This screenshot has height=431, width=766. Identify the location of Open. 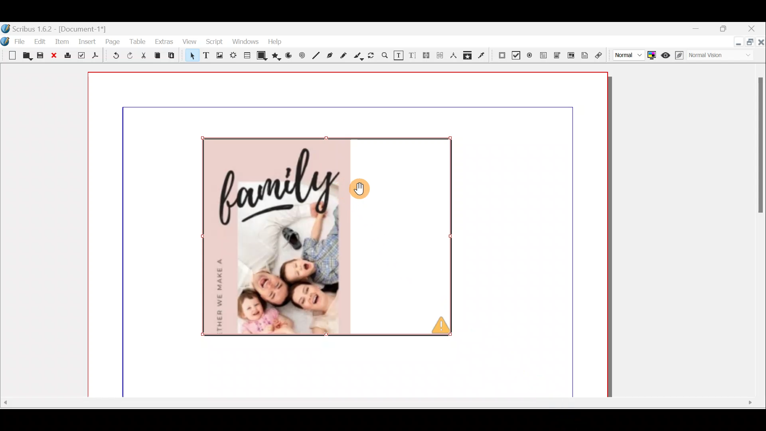
(27, 57).